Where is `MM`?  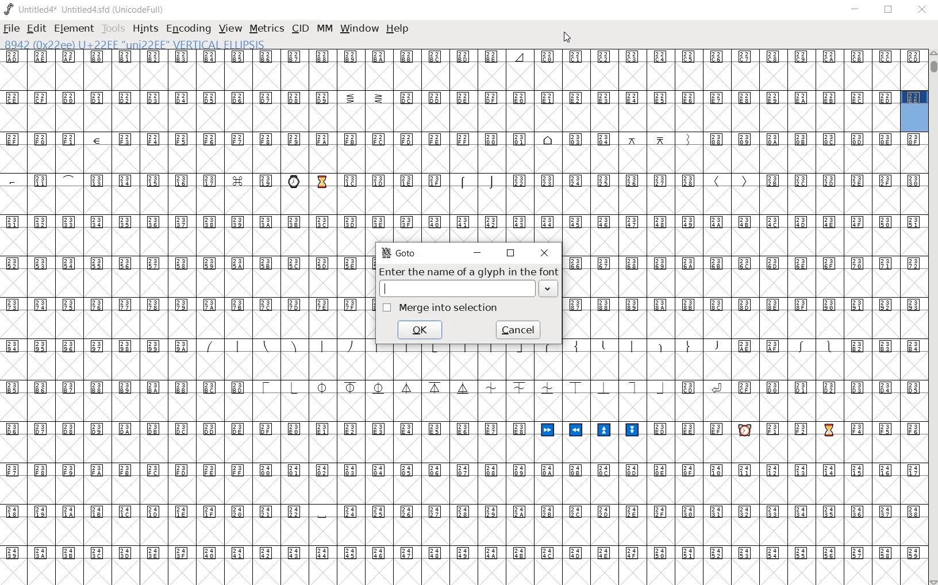
MM is located at coordinates (324, 30).